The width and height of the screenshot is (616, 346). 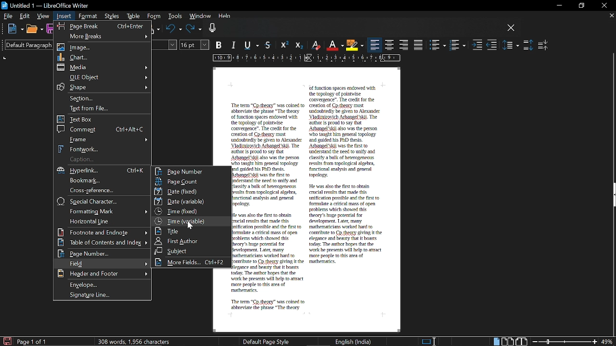 What do you see at coordinates (103, 284) in the screenshot?
I see `Envelope` at bounding box center [103, 284].